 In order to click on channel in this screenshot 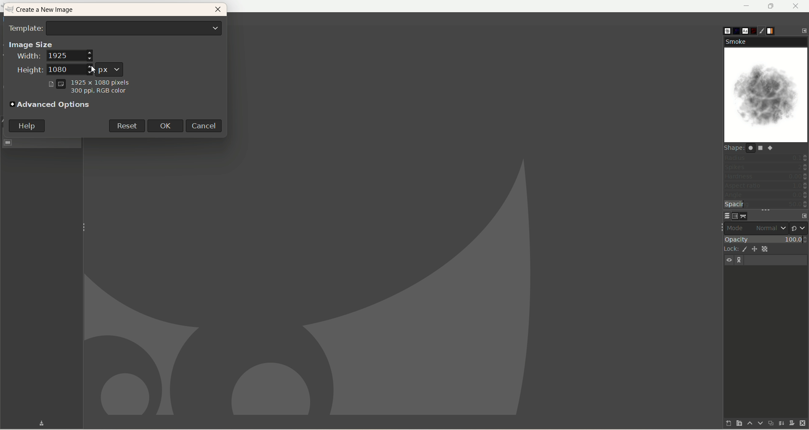, I will do `click(733, 216)`.